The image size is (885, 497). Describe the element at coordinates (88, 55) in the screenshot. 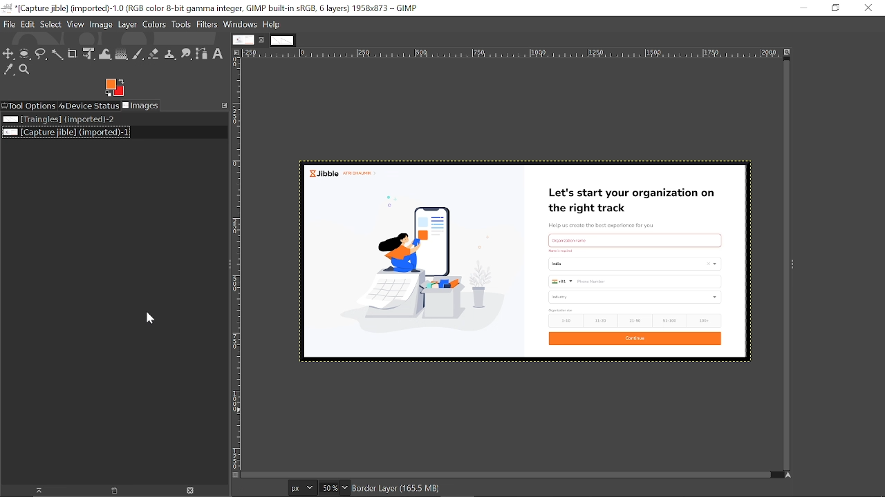

I see `Unified transform tool` at that location.